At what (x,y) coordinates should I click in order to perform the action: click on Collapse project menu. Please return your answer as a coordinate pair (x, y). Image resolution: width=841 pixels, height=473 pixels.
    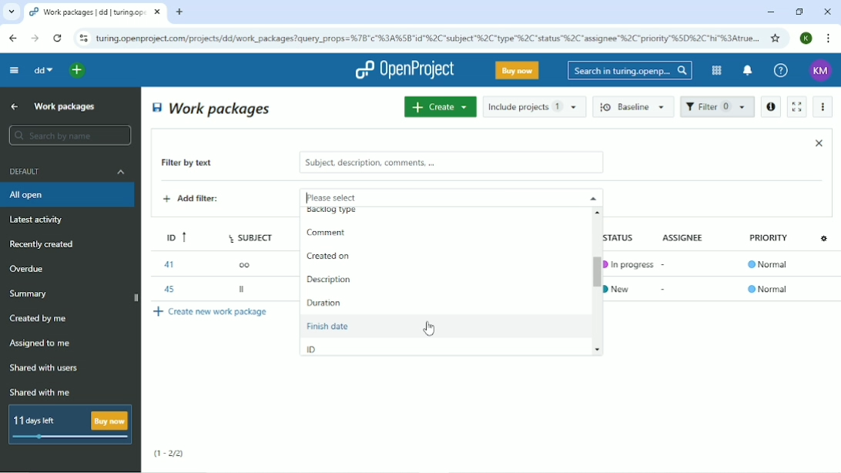
    Looking at the image, I should click on (13, 69).